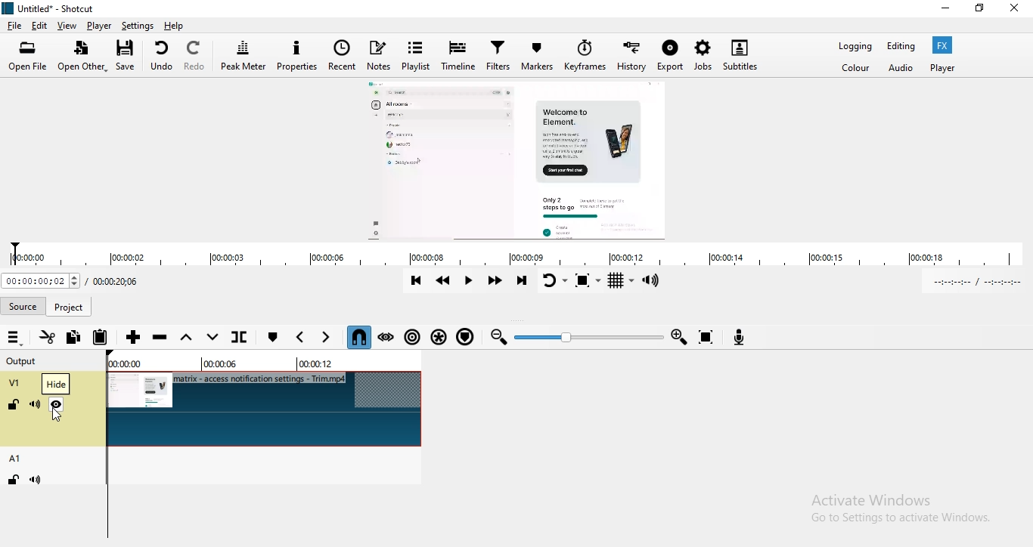 The height and width of the screenshot is (547, 1033). I want to click on Source , so click(70, 304).